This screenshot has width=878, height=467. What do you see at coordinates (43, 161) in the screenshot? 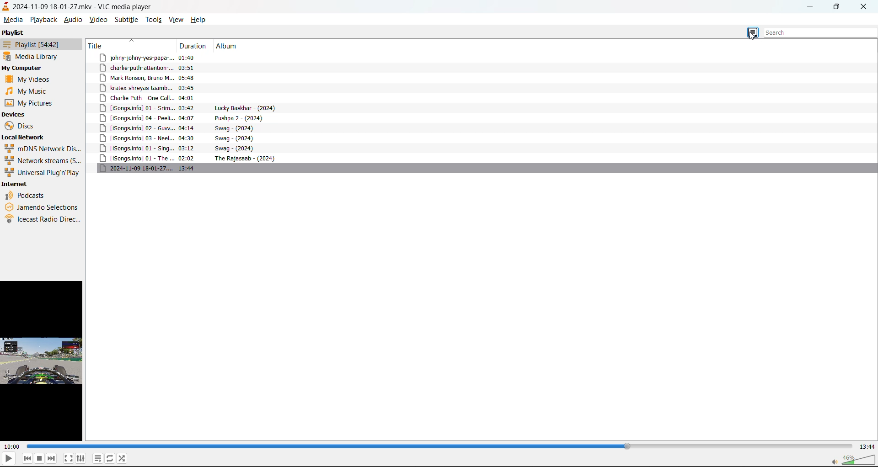
I see `network streams` at bounding box center [43, 161].